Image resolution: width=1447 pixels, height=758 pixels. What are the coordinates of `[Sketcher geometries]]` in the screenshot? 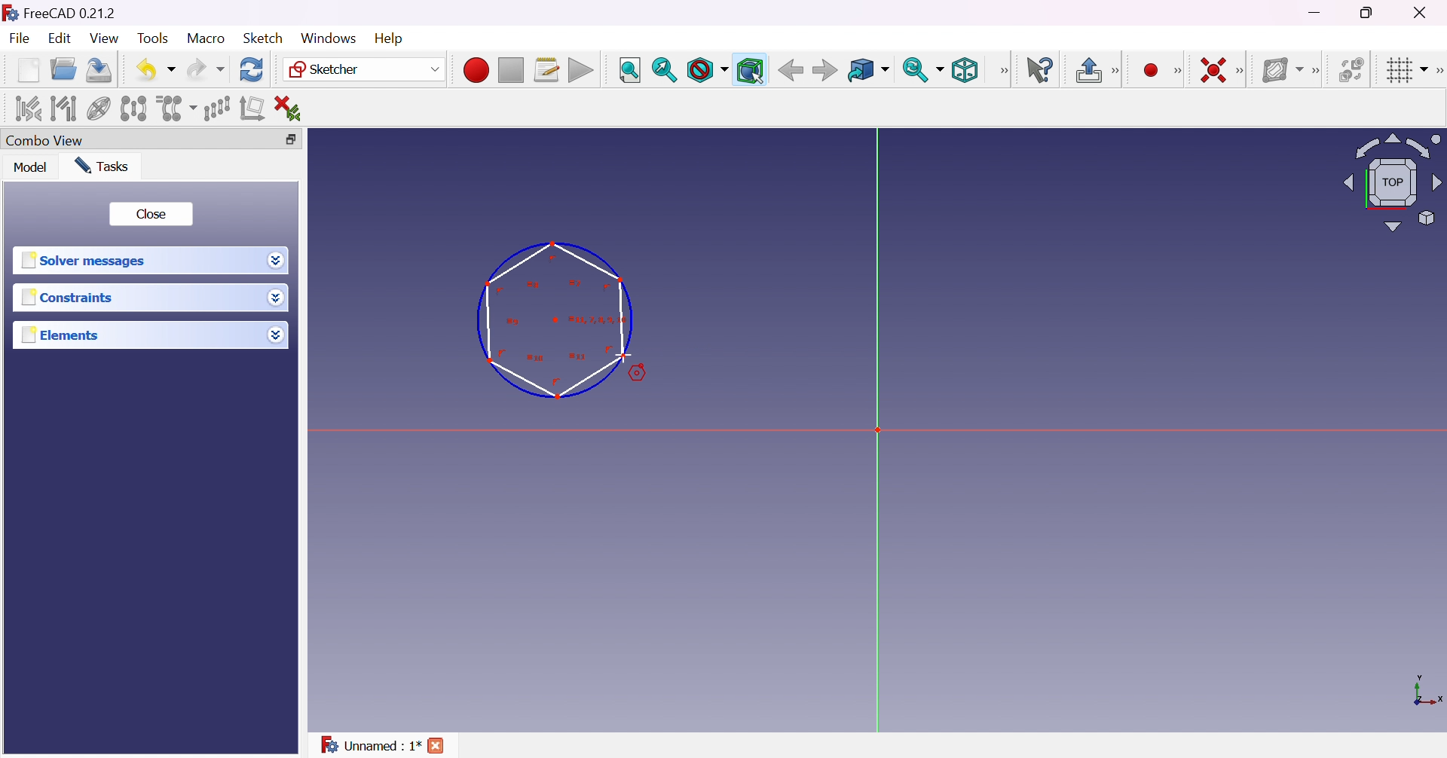 It's located at (1177, 71).